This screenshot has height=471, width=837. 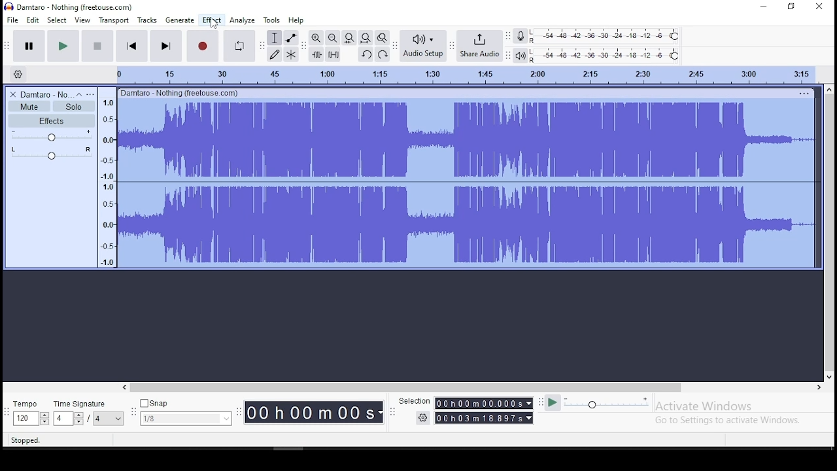 What do you see at coordinates (51, 120) in the screenshot?
I see `effects` at bounding box center [51, 120].